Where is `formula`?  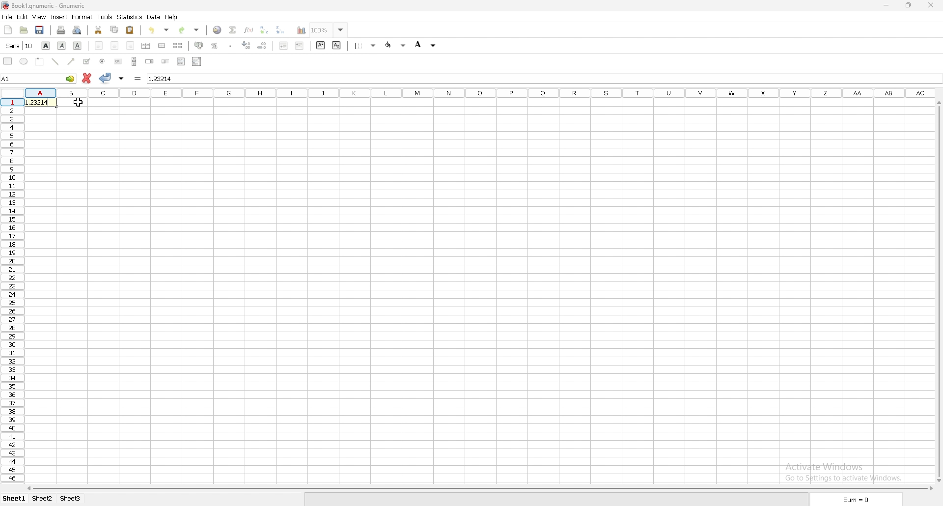 formula is located at coordinates (139, 78).